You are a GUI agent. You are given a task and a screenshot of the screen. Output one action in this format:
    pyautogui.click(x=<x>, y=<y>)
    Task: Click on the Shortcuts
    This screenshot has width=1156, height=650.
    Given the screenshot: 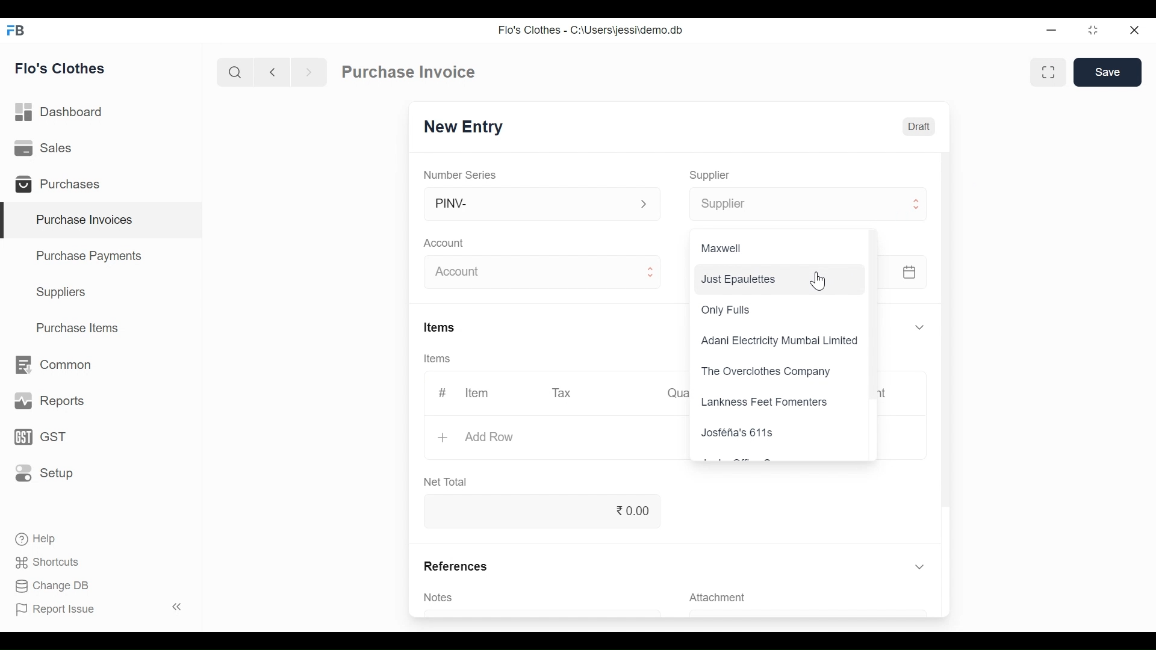 What is the action you would take?
    pyautogui.click(x=48, y=563)
    